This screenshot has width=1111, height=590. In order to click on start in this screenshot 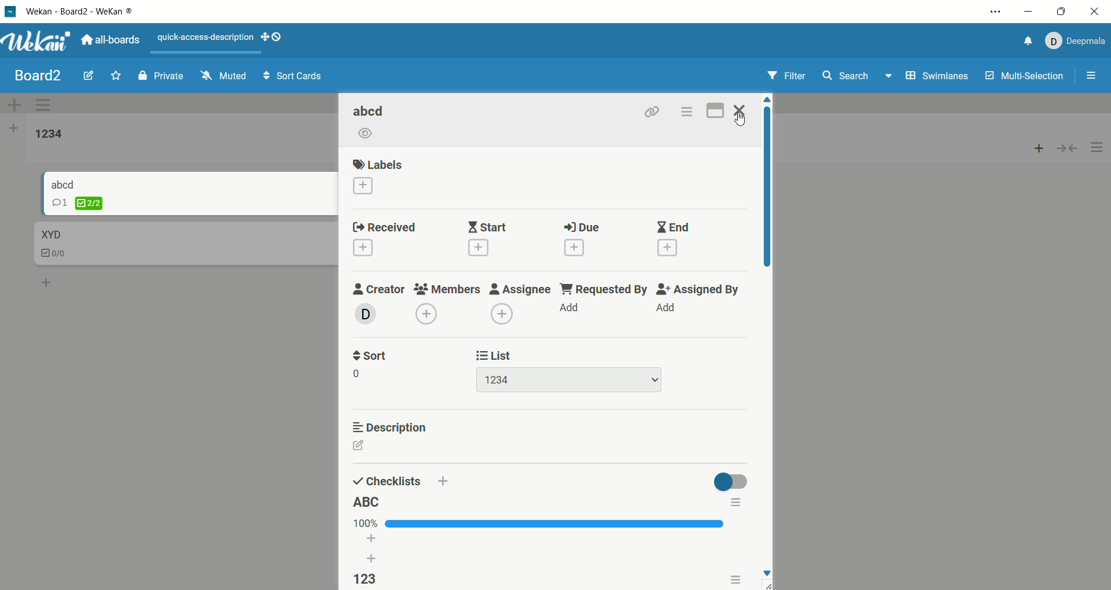, I will do `click(487, 232)`.